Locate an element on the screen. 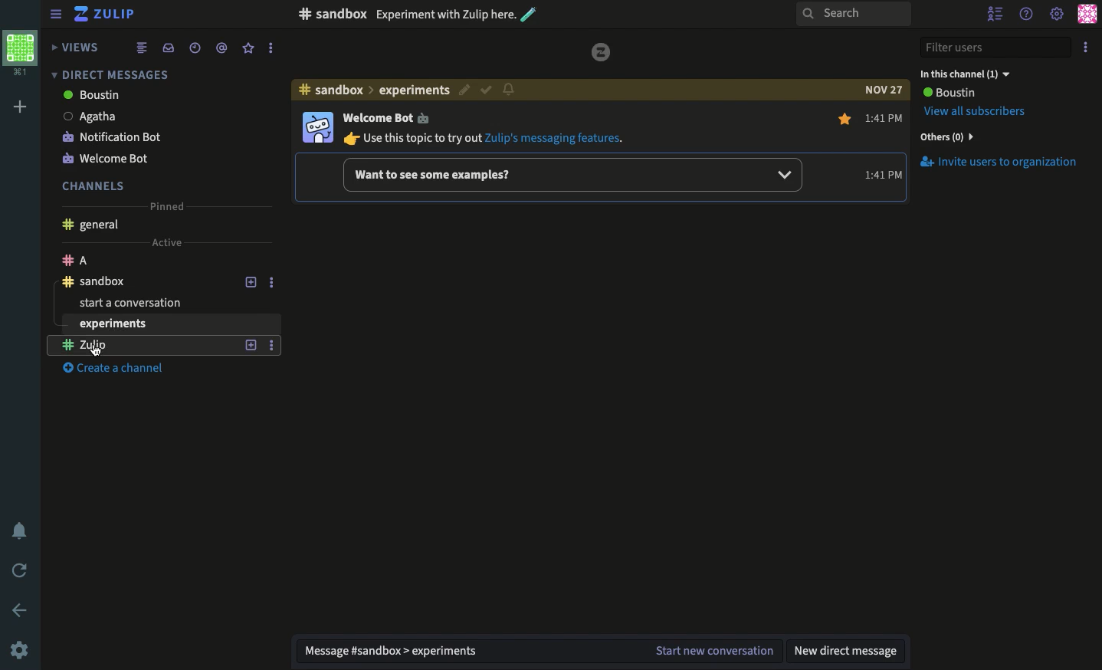 Image resolution: width=1102 pixels, height=670 pixels. Help is located at coordinates (1027, 11).